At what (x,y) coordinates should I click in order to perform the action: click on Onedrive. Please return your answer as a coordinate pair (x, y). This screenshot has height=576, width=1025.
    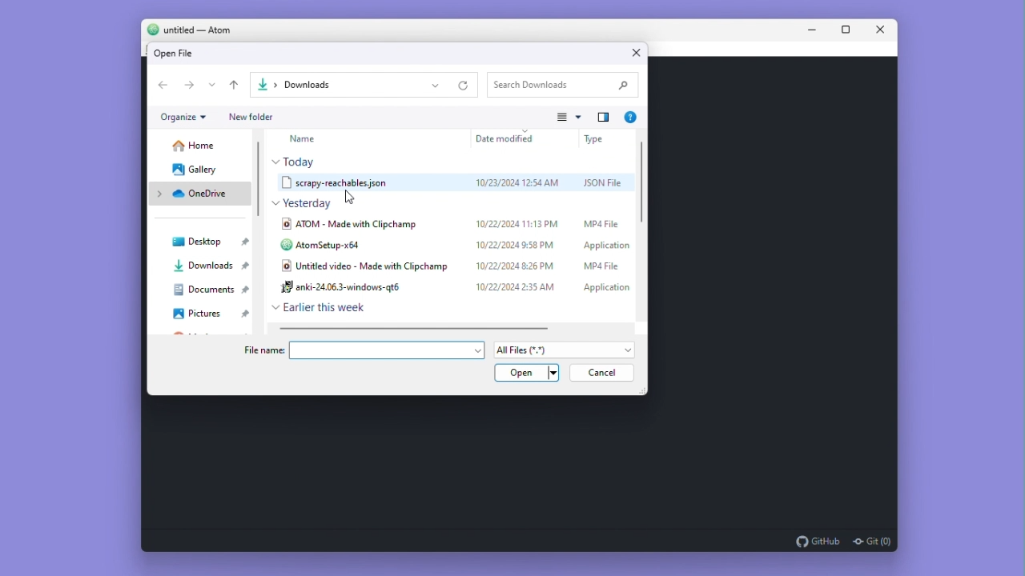
    Looking at the image, I should click on (191, 194).